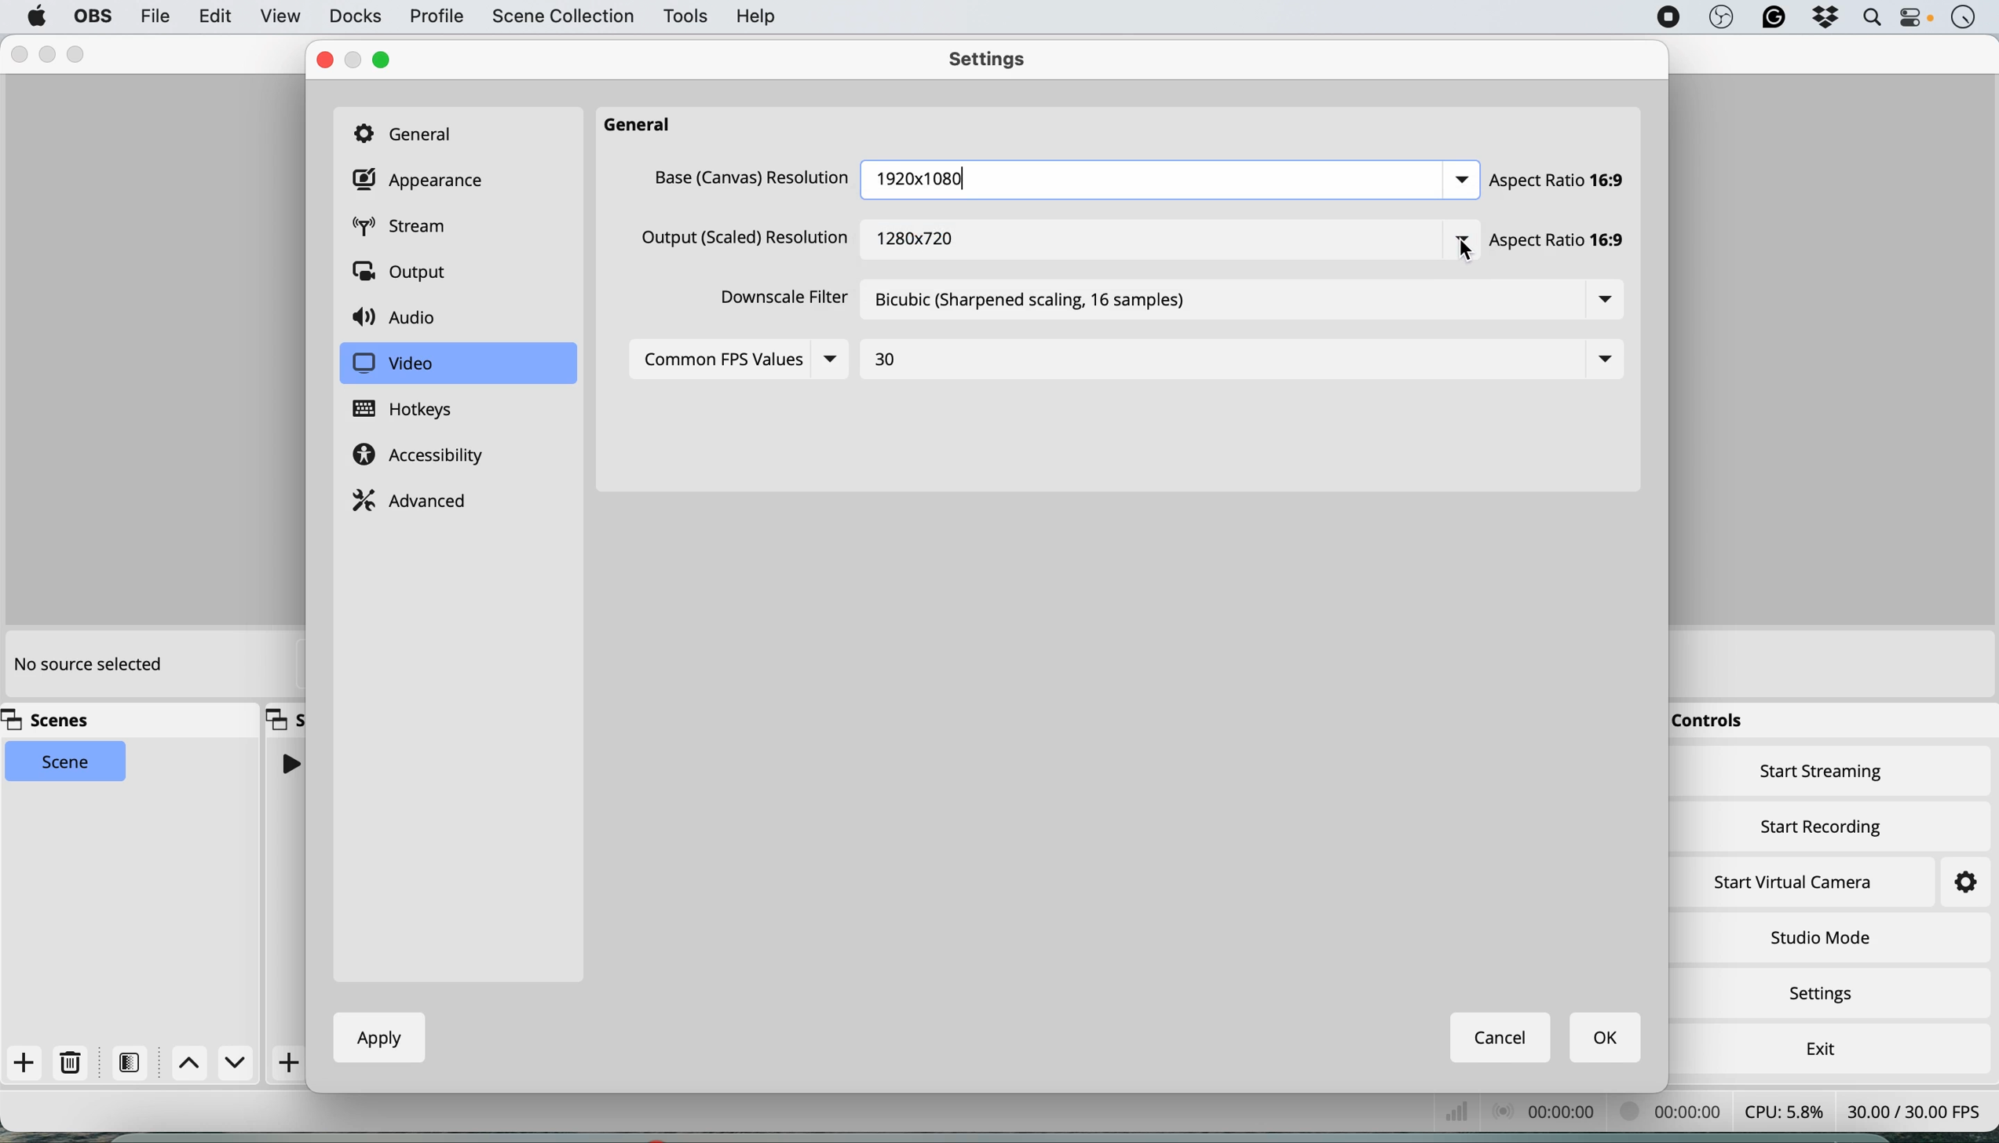  Describe the element at coordinates (925, 175) in the screenshot. I see `2080X1800` at that location.